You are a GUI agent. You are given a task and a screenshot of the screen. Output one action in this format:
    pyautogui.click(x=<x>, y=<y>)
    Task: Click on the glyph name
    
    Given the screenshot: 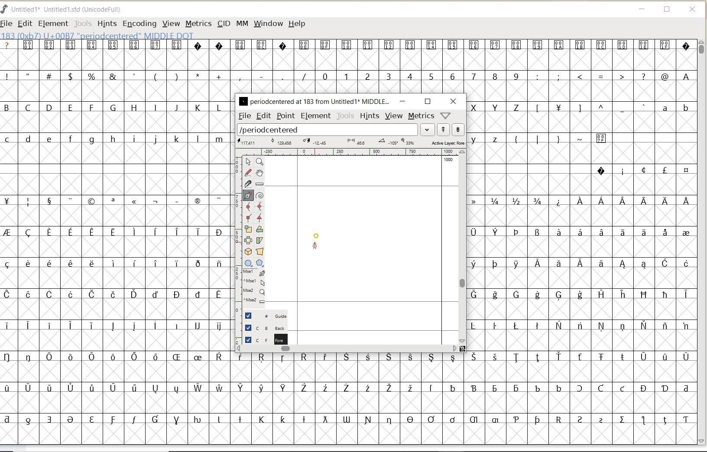 What is the action you would take?
    pyautogui.click(x=314, y=101)
    